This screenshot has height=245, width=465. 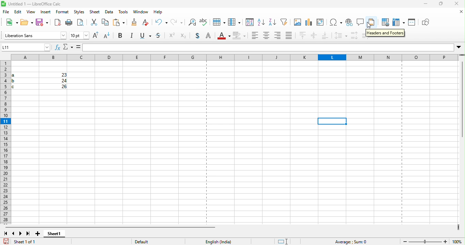 I want to click on align left, so click(x=255, y=36).